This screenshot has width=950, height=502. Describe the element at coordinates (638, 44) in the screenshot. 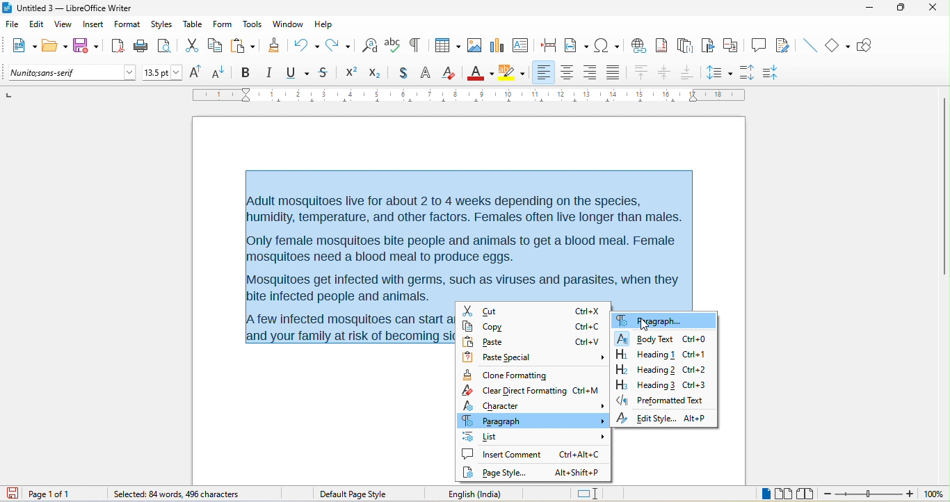

I see `hyperlink` at that location.